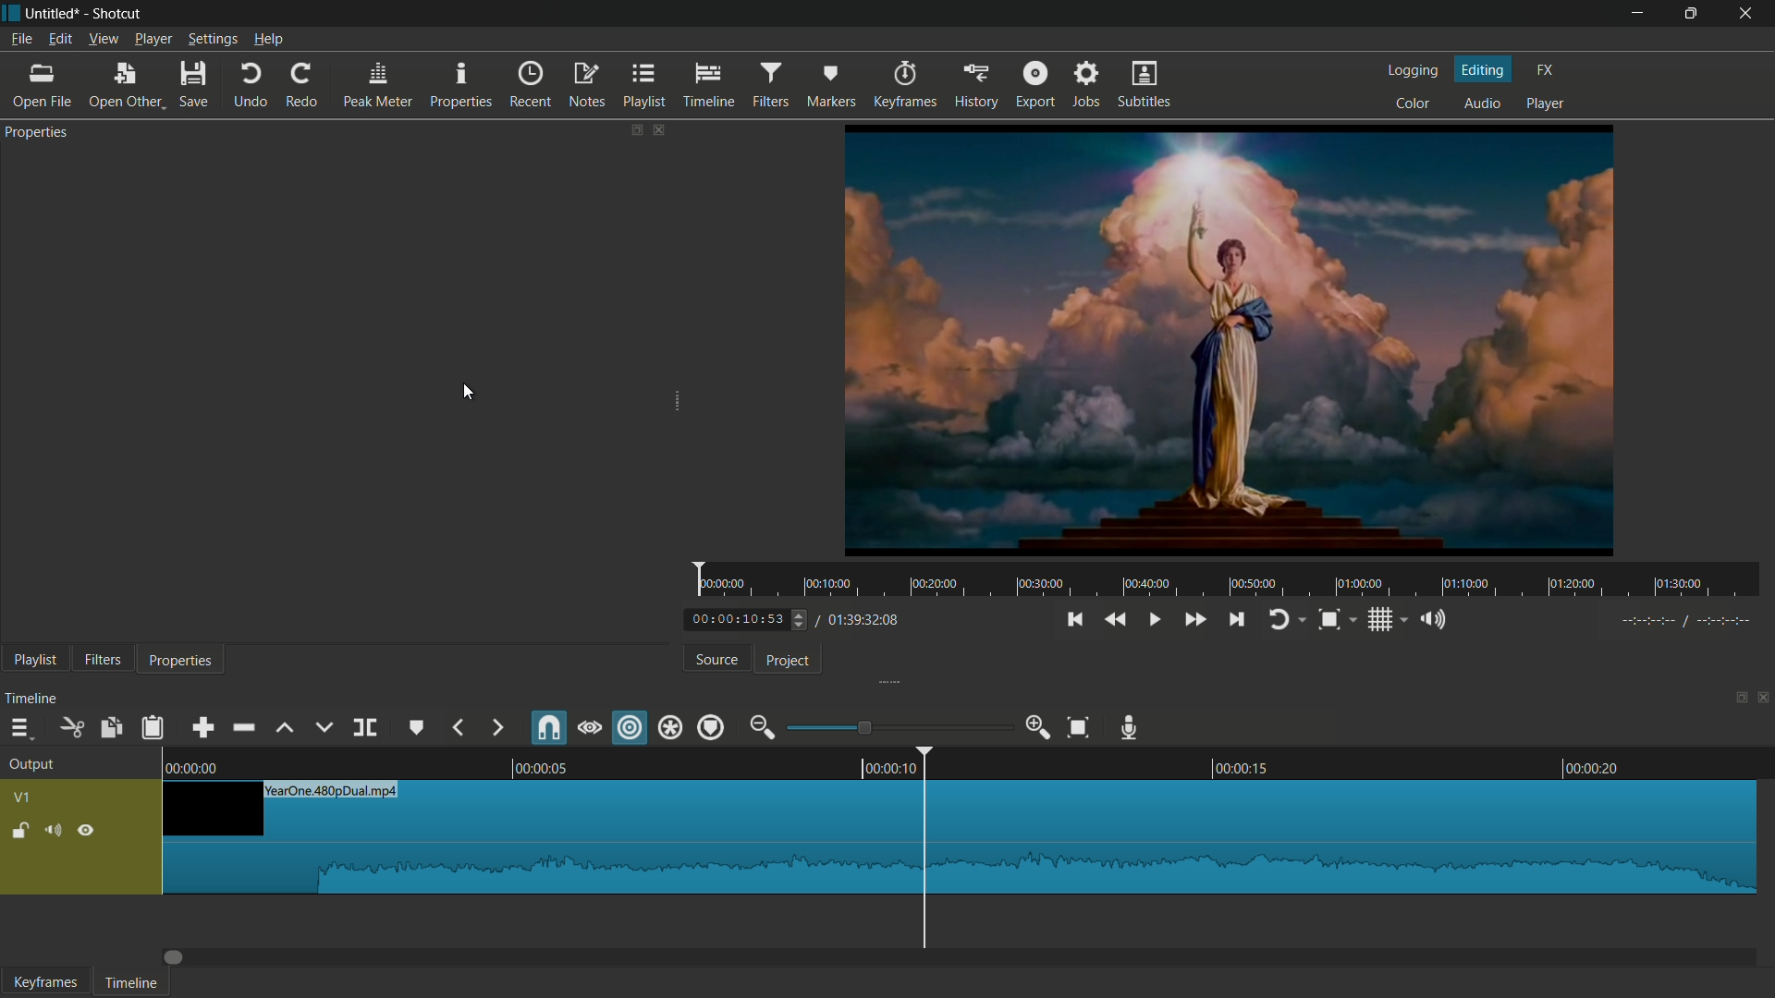  What do you see at coordinates (73, 728) in the screenshot?
I see `cut` at bounding box center [73, 728].